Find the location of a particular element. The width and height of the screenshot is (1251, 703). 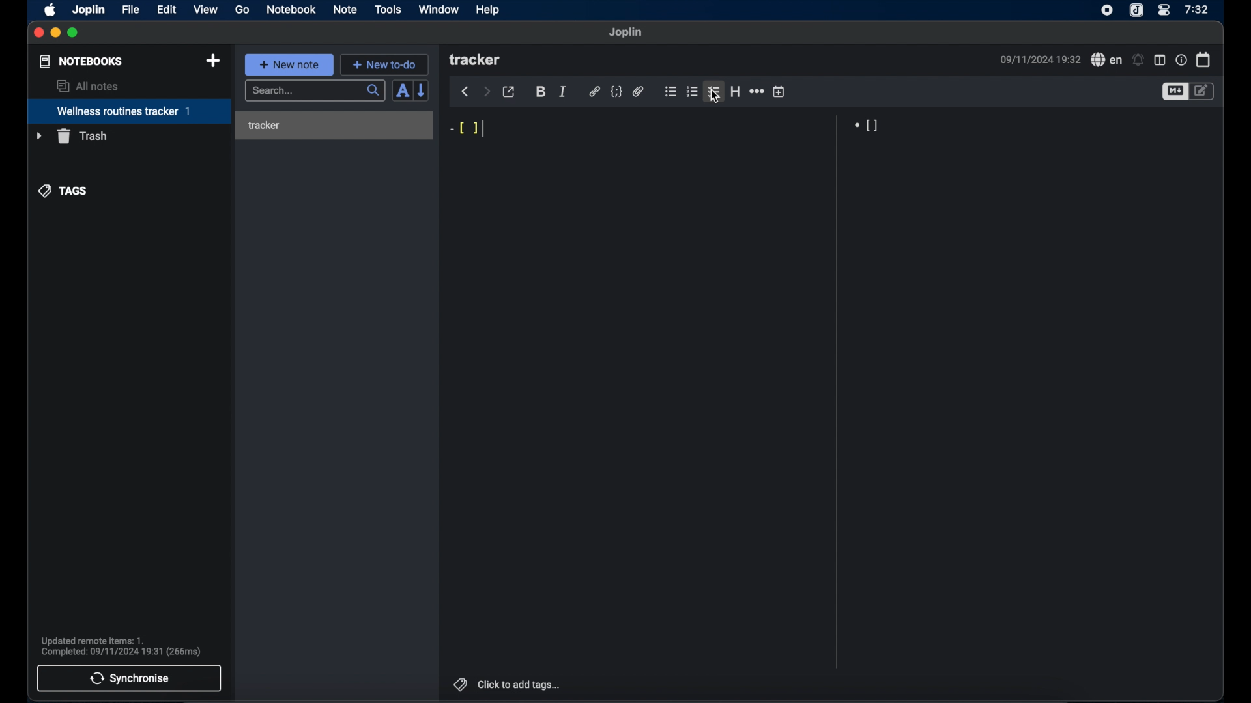

tracker is located at coordinates (338, 127).